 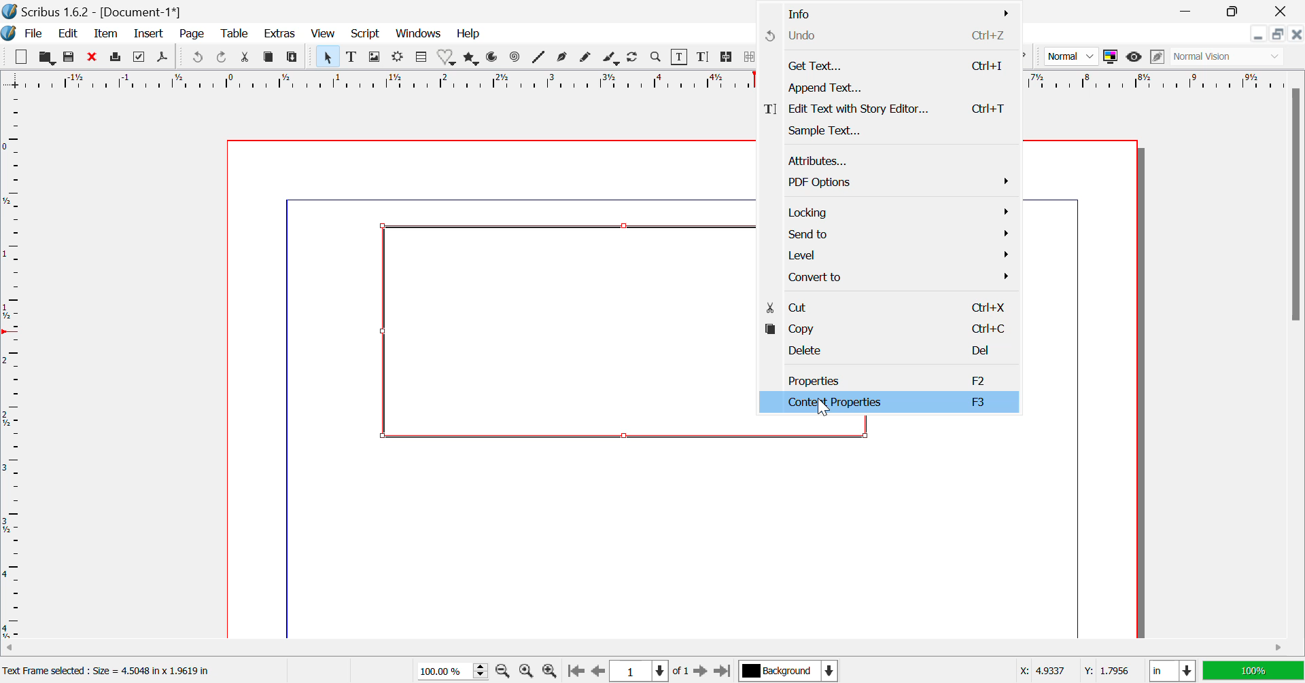 What do you see at coordinates (92, 57) in the screenshot?
I see `Discard` at bounding box center [92, 57].